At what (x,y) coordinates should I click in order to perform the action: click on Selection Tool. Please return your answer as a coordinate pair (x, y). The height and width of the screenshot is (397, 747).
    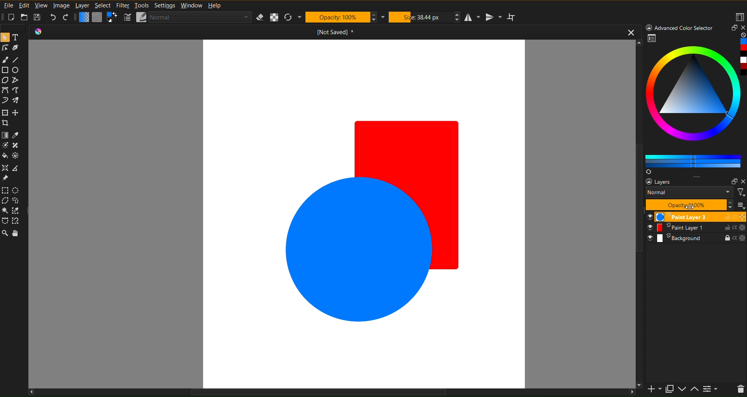
    Looking at the image, I should click on (16, 220).